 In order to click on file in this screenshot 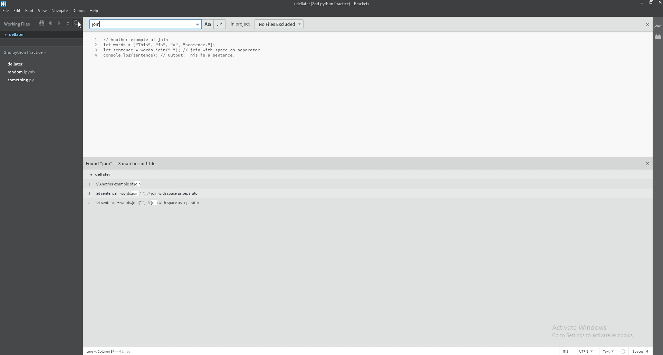, I will do `click(6, 11)`.